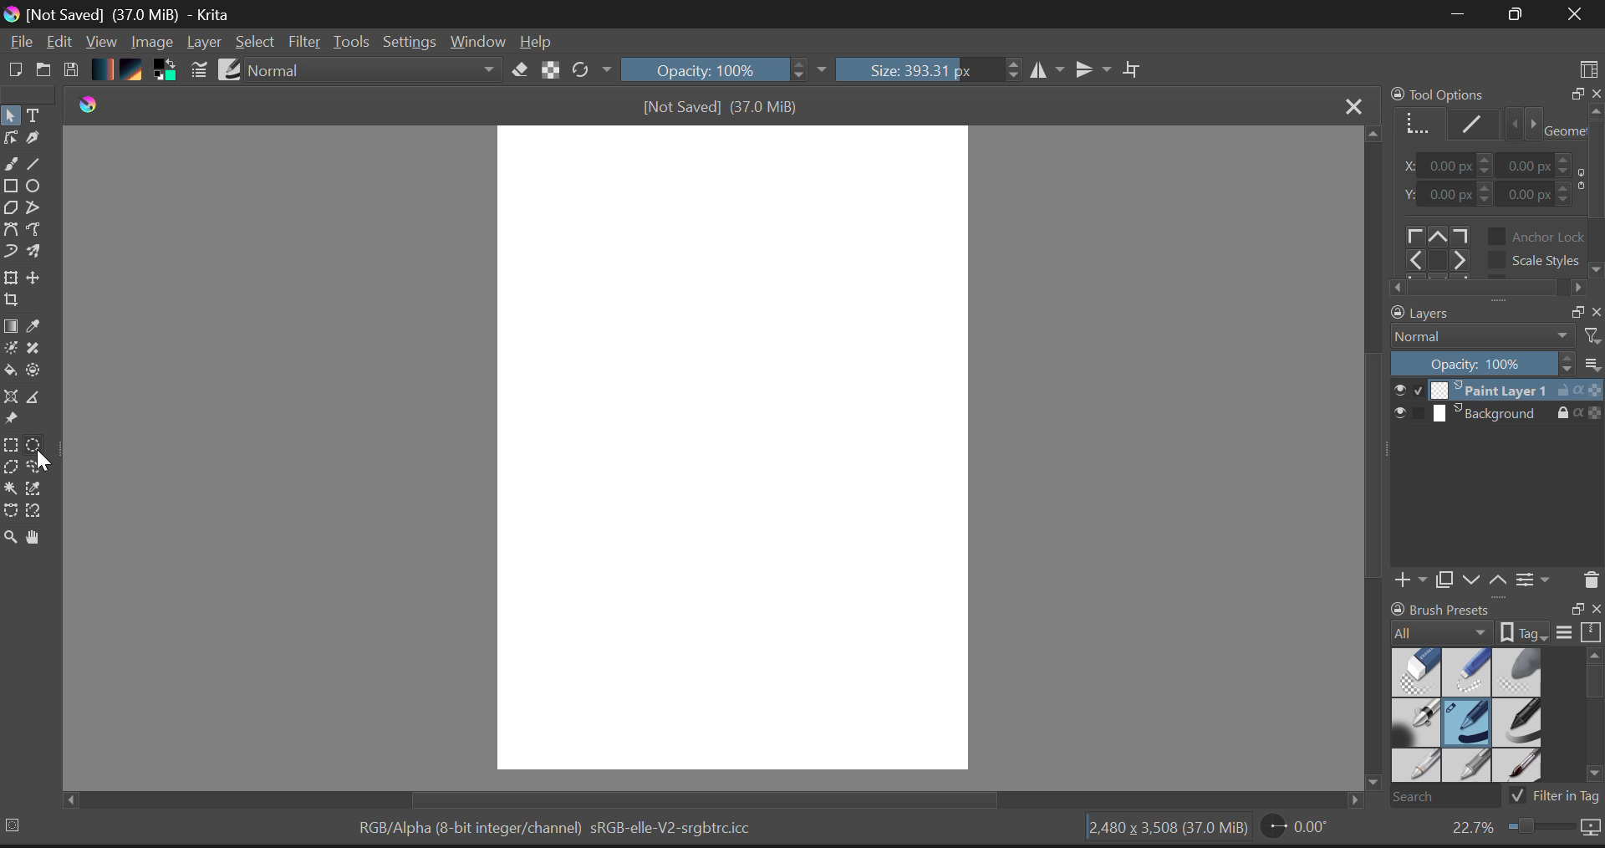 Image resolution: width=1605 pixels, height=848 pixels. Describe the element at coordinates (39, 491) in the screenshot. I see `Same Color Selection` at that location.